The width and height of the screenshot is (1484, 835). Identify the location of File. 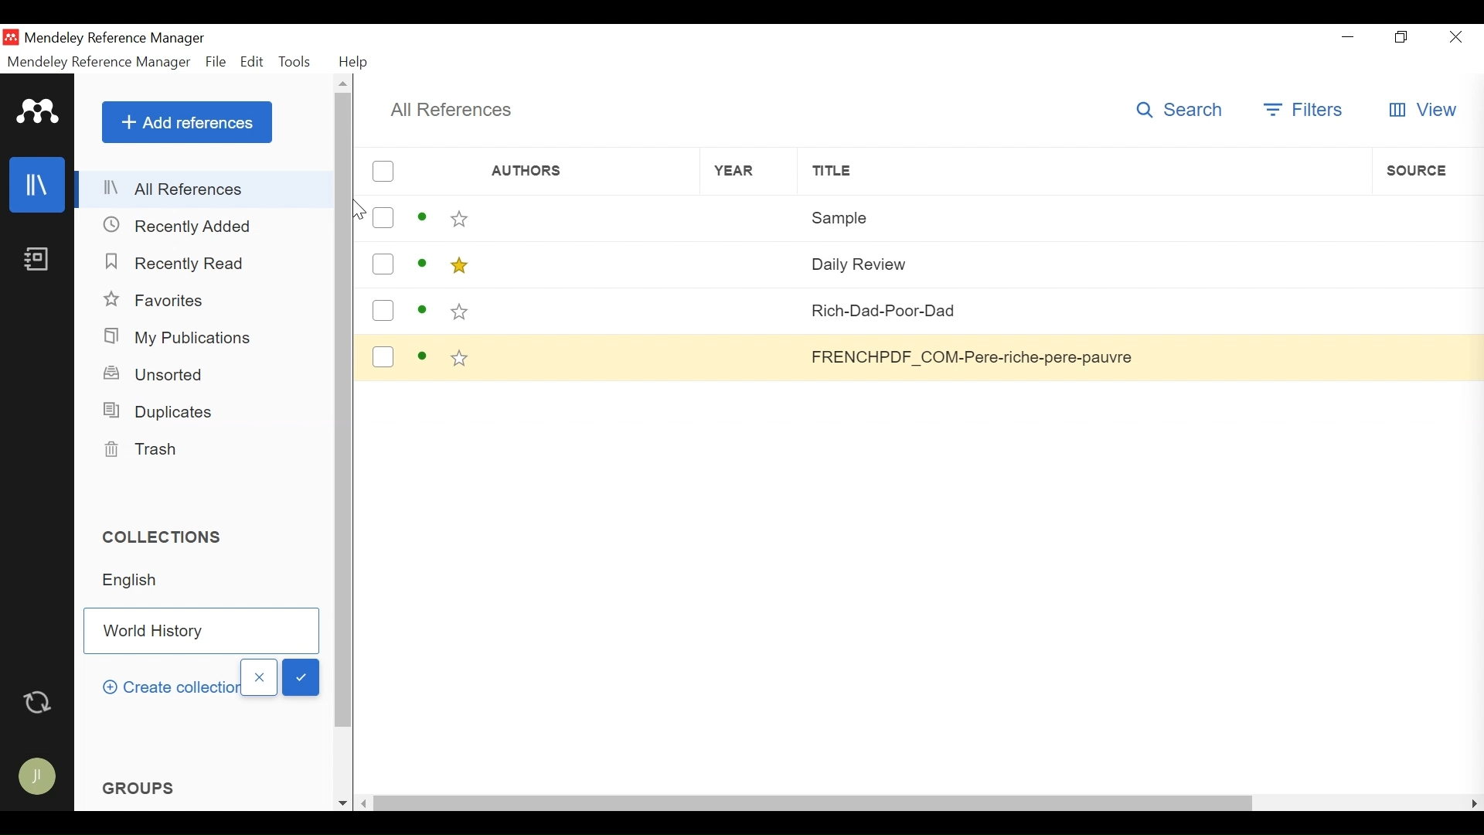
(216, 62).